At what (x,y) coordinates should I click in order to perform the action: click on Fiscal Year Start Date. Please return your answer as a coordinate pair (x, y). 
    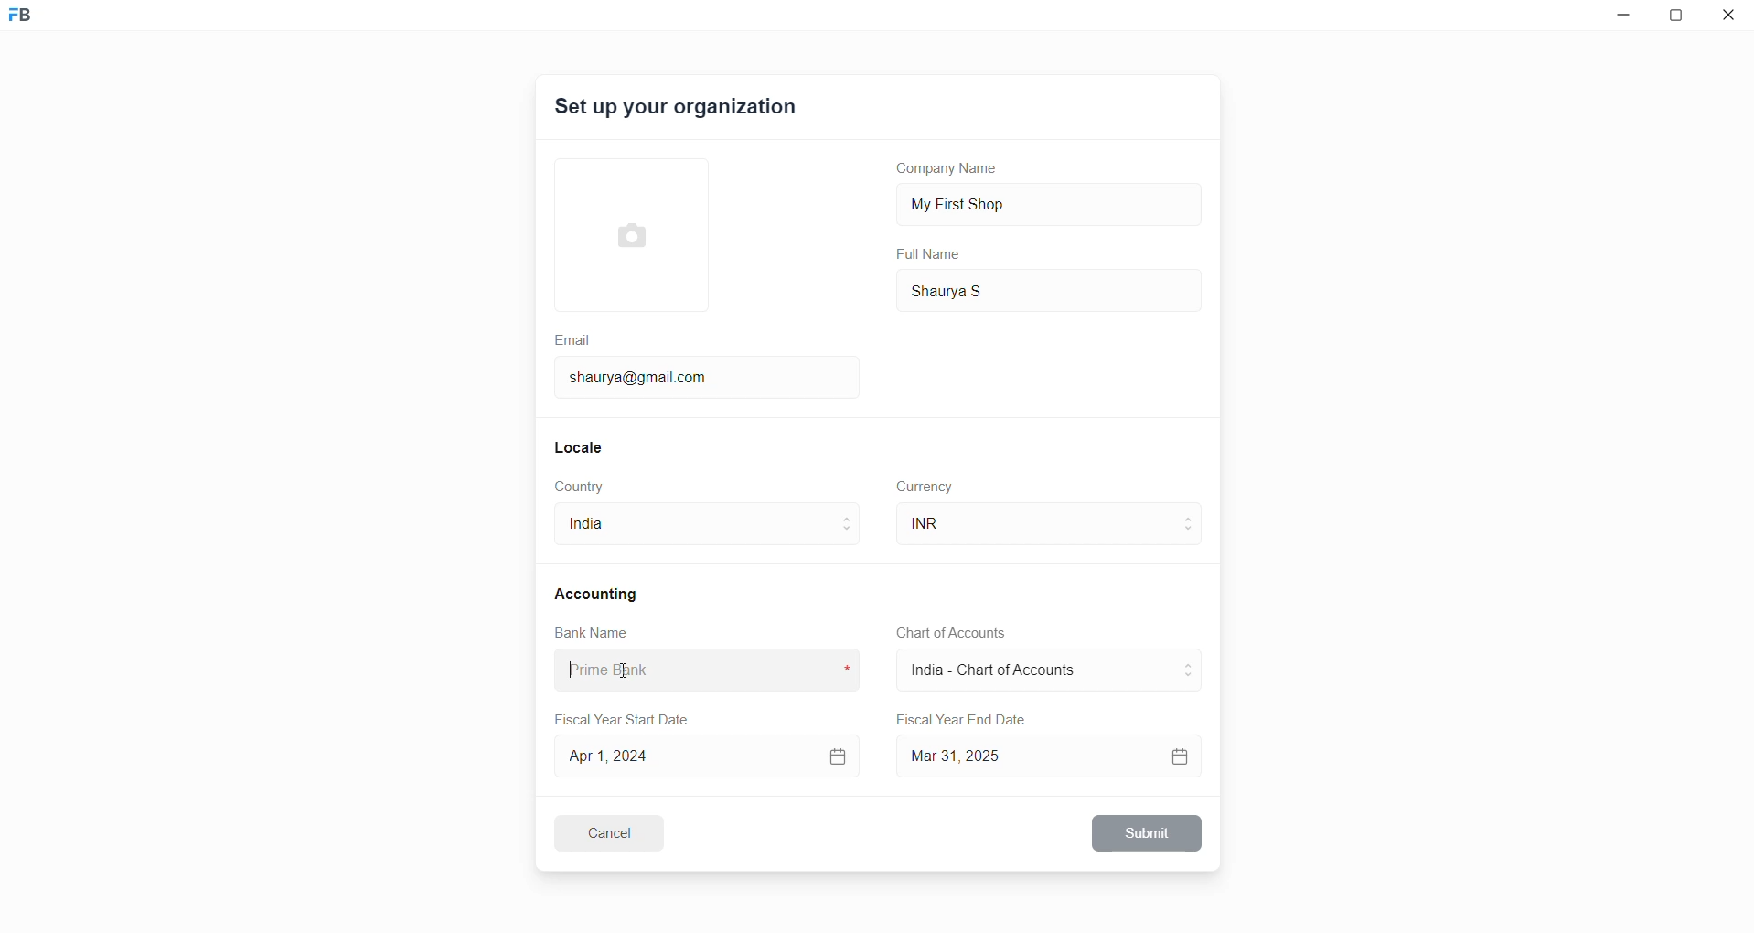
    Looking at the image, I should click on (628, 716).